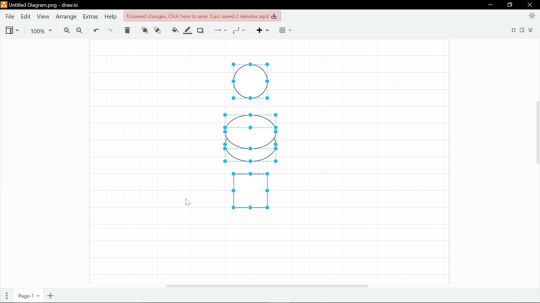  What do you see at coordinates (201, 30) in the screenshot?
I see `Shadow` at bounding box center [201, 30].